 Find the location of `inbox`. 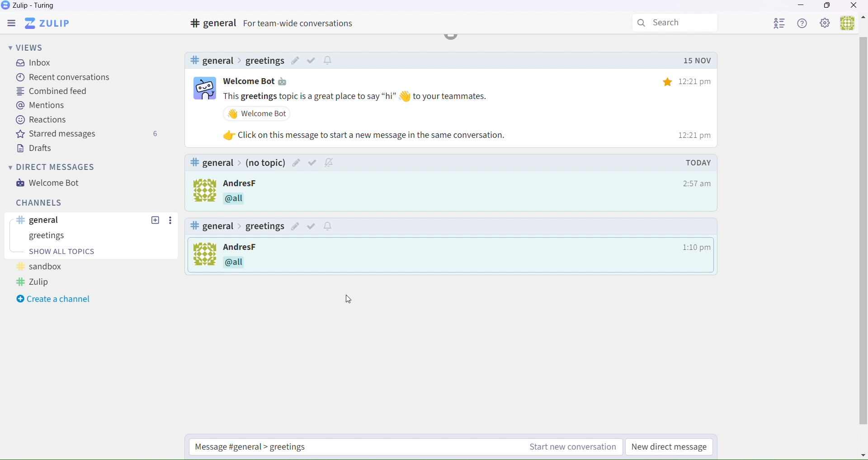

inbox is located at coordinates (36, 64).